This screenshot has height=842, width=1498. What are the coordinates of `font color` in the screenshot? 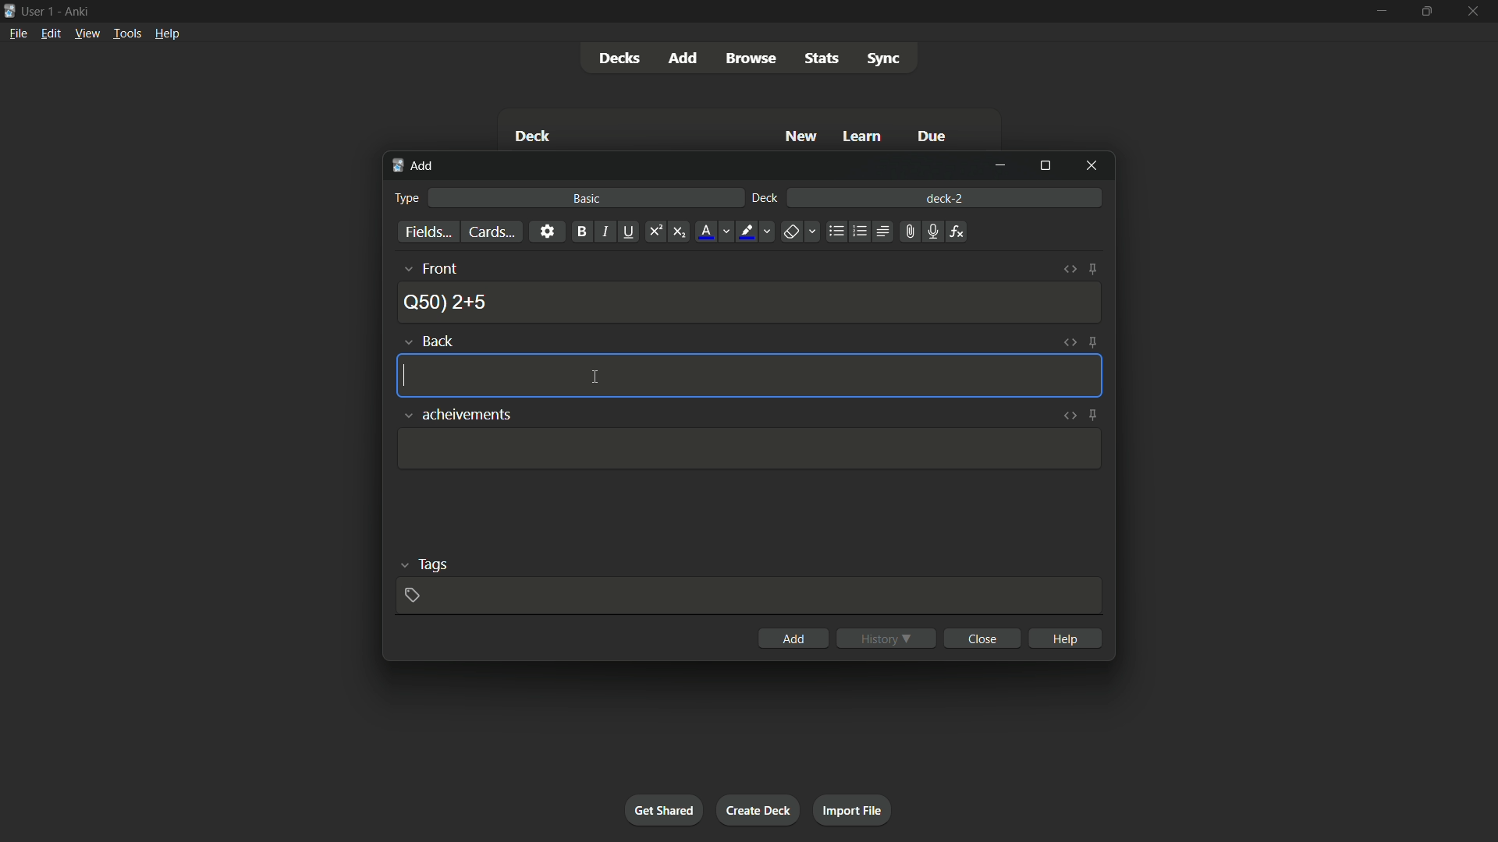 It's located at (715, 232).